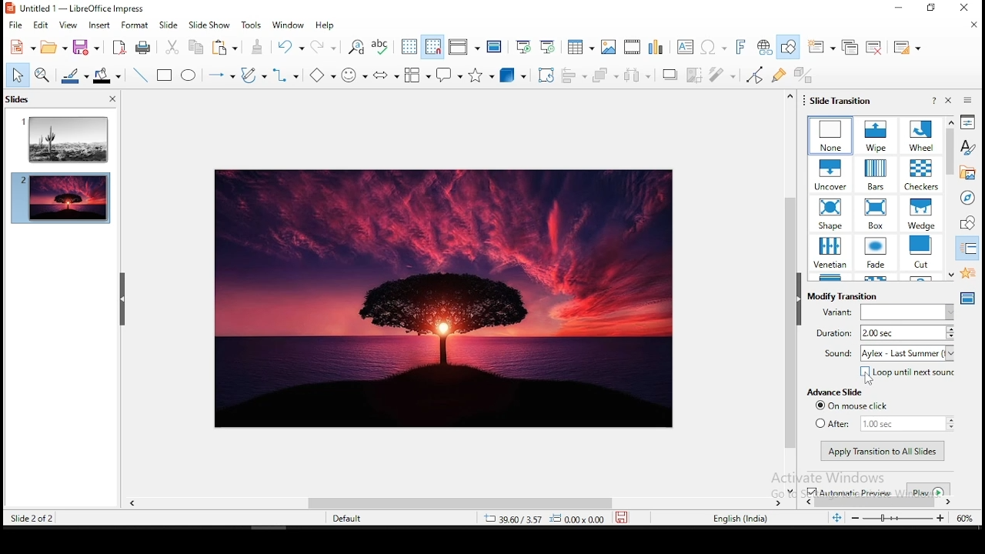  Describe the element at coordinates (61, 199) in the screenshot. I see `slide2 ` at that location.